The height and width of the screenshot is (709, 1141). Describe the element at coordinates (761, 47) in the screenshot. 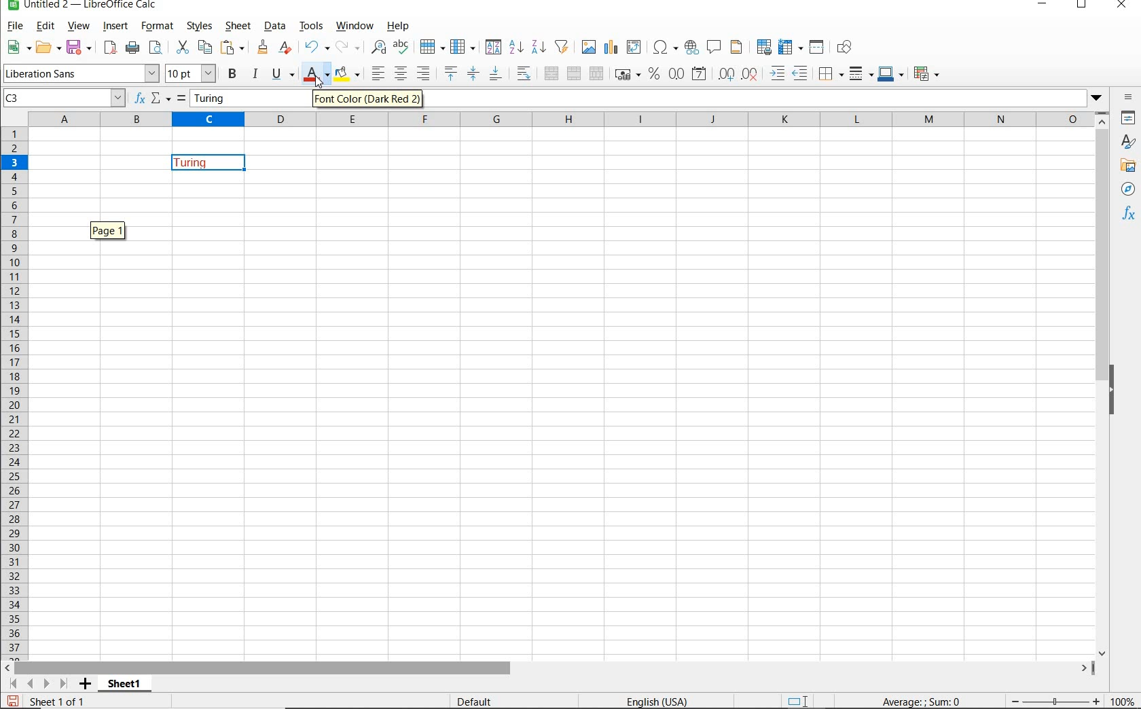

I see `DEFINE PRINT AREA` at that location.